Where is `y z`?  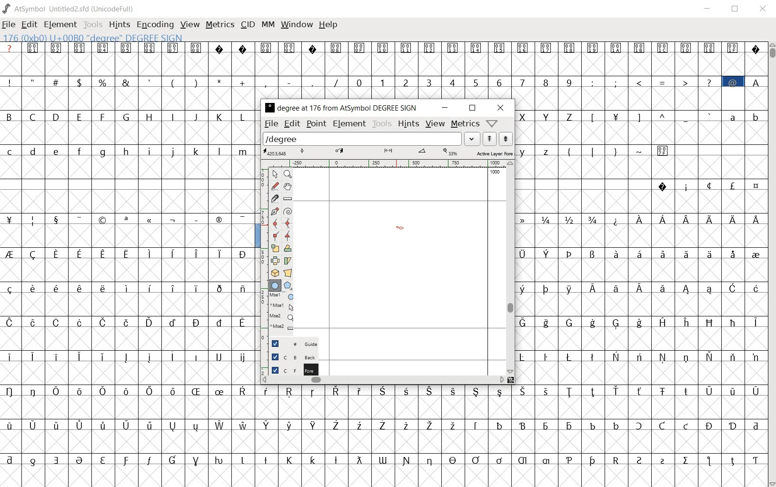 y z is located at coordinates (537, 151).